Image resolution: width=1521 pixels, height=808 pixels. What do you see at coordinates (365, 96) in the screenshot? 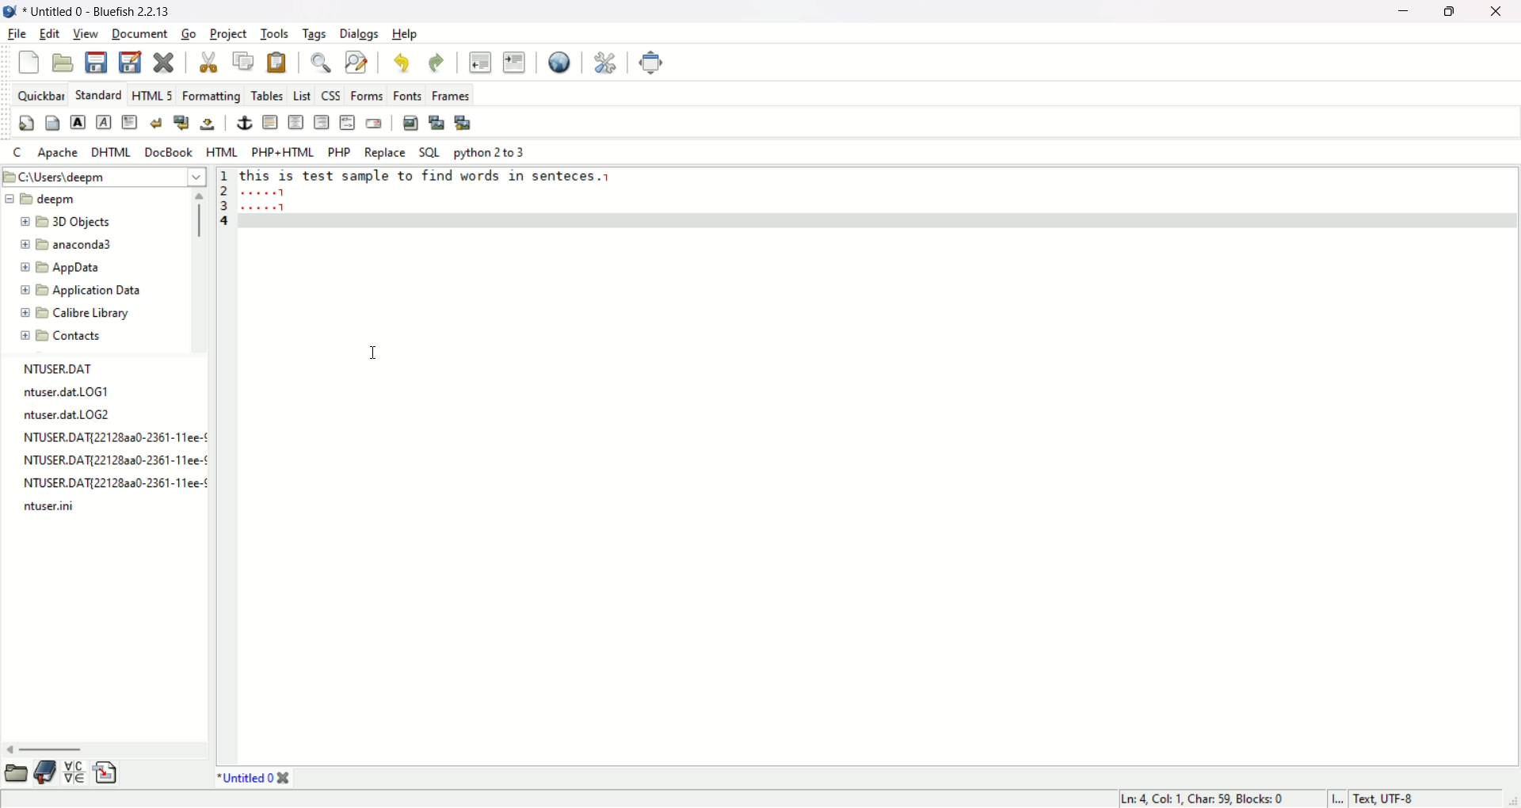
I see `forms` at bounding box center [365, 96].